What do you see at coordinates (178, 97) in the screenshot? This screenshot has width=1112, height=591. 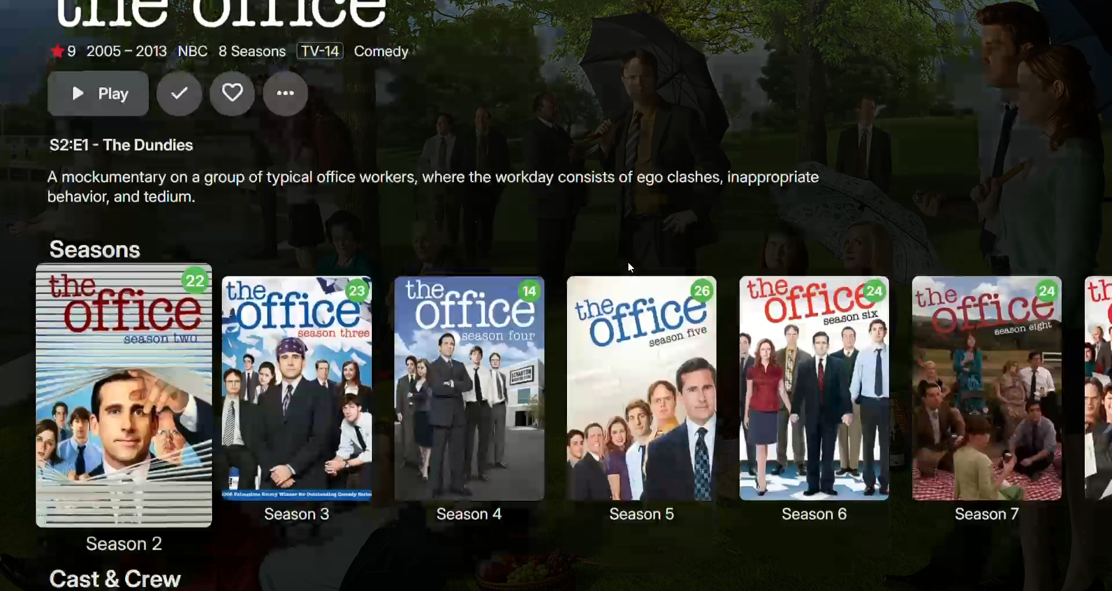 I see `Mark as seen` at bounding box center [178, 97].